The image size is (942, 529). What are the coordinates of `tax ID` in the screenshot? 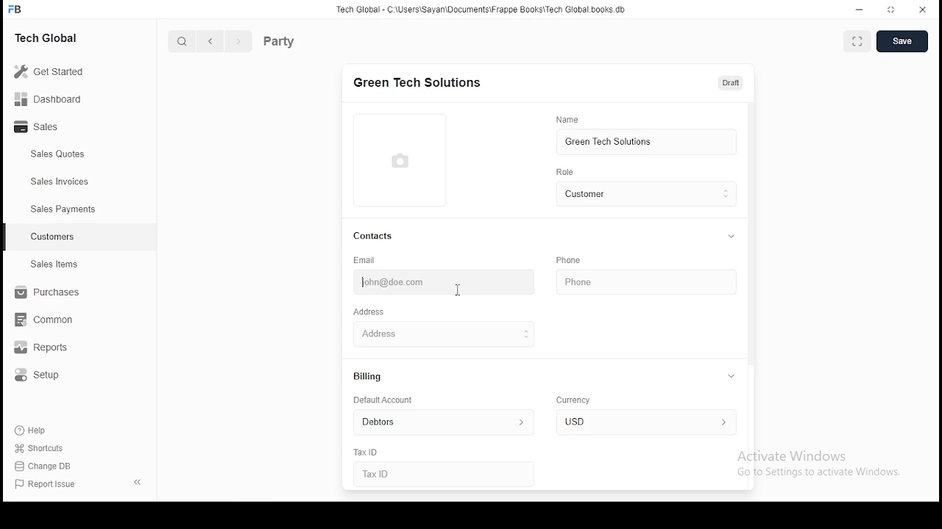 It's located at (368, 453).